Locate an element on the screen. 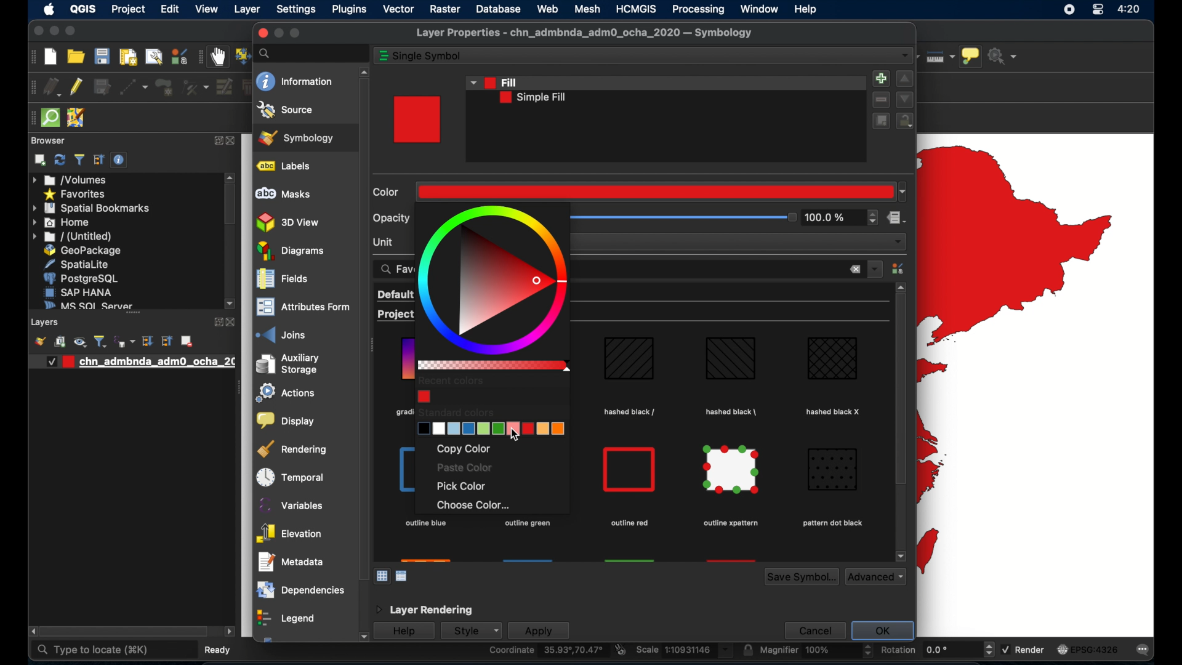 The image size is (1182, 665). scroll box is located at coordinates (362, 328).